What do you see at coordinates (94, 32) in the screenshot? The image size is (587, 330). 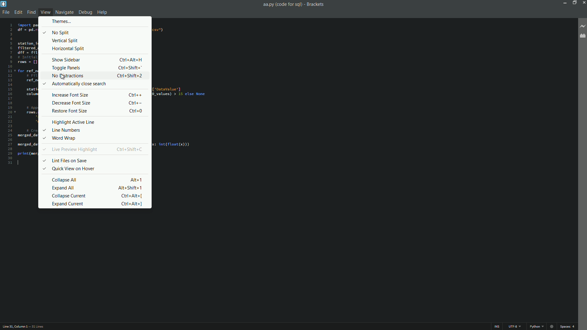 I see `no split` at bounding box center [94, 32].